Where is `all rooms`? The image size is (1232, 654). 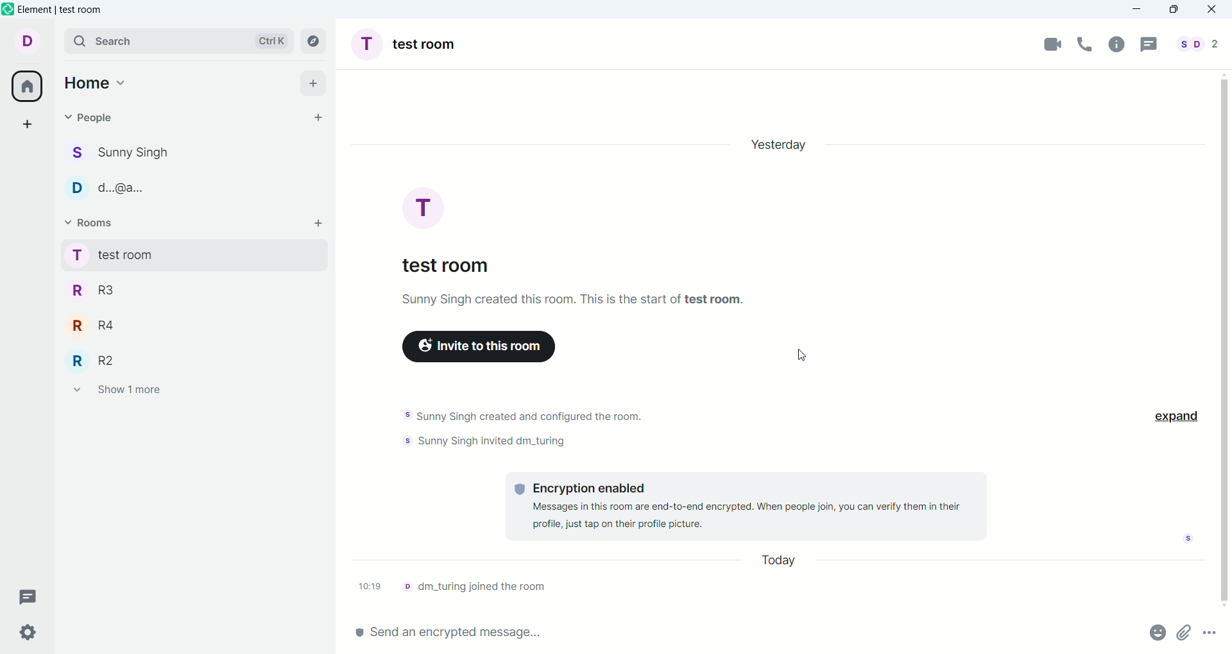 all rooms is located at coordinates (29, 87).